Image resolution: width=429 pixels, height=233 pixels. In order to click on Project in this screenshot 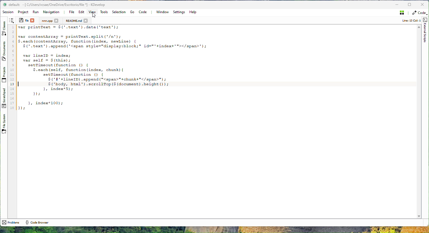, I will do `click(24, 12)`.